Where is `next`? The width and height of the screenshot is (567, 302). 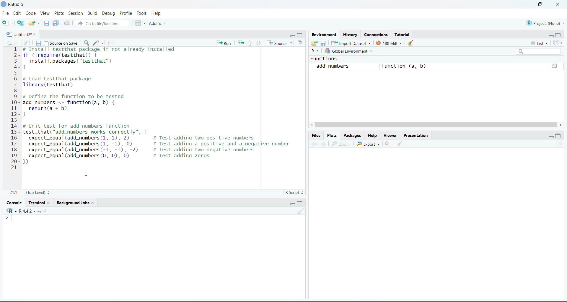
next is located at coordinates (16, 42).